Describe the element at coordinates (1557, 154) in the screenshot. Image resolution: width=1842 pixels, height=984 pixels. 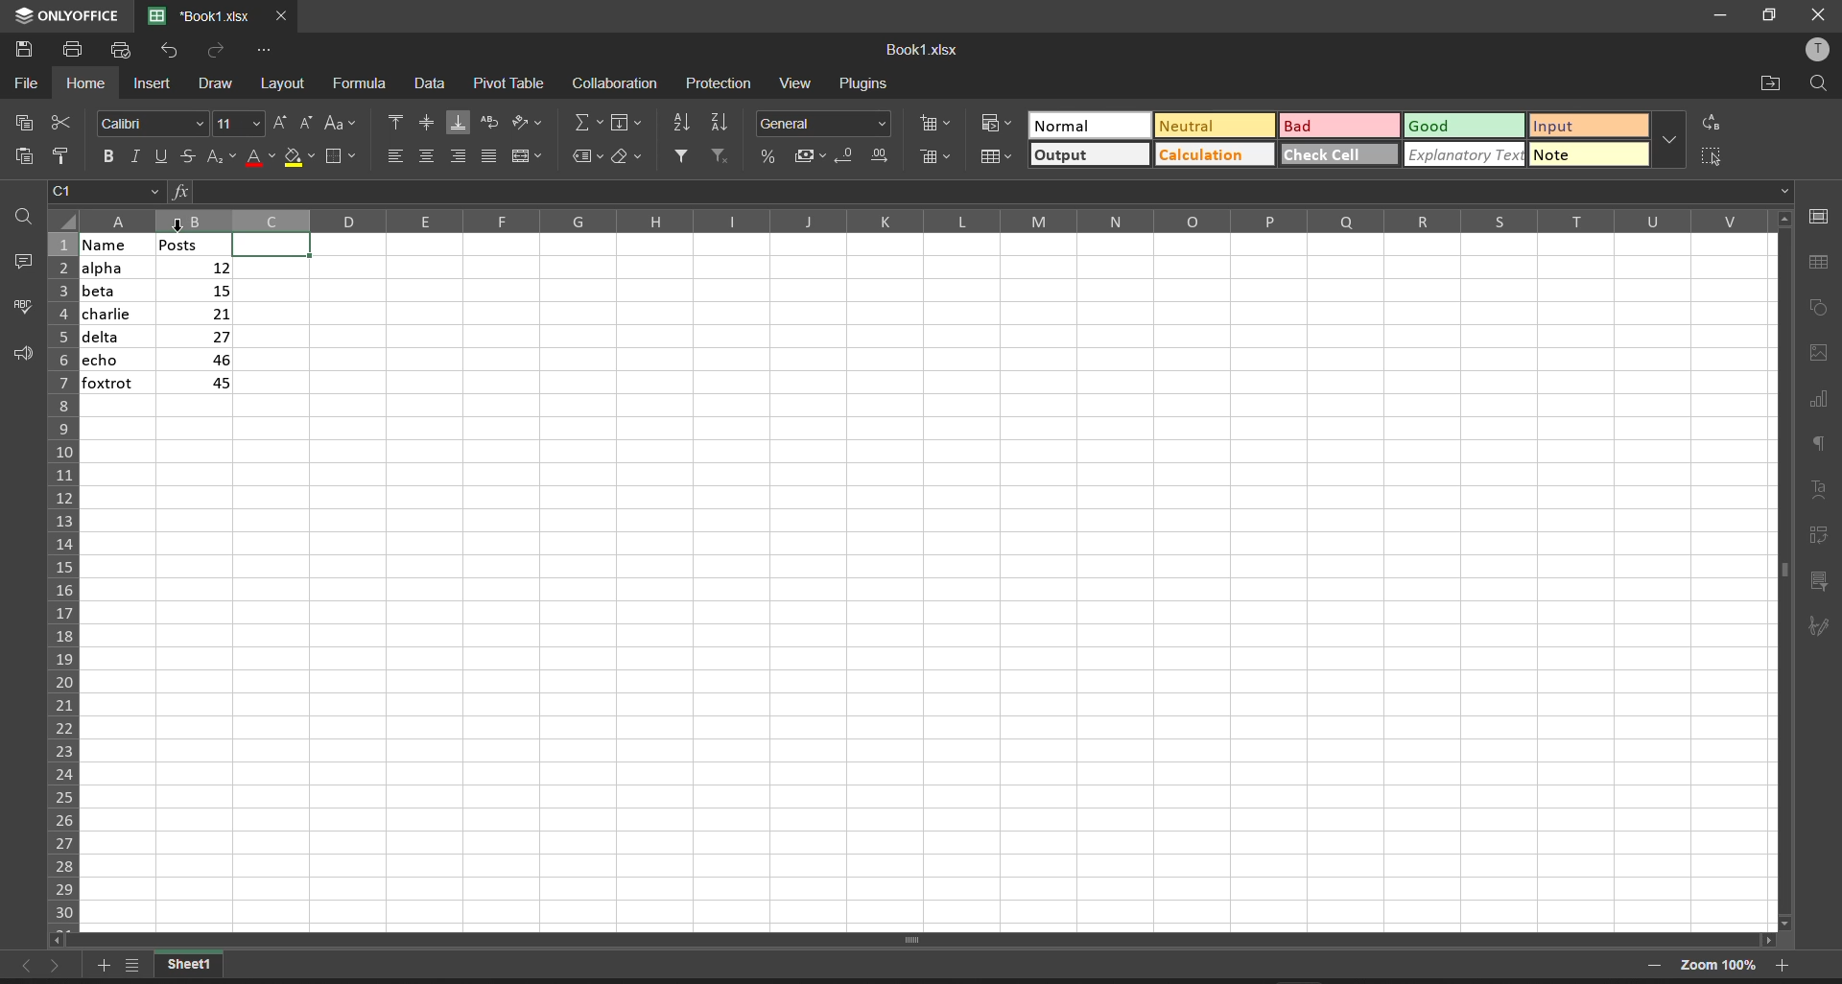
I see `note` at that location.